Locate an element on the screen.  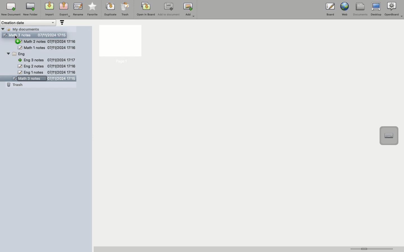
Trash is located at coordinates (15, 85).